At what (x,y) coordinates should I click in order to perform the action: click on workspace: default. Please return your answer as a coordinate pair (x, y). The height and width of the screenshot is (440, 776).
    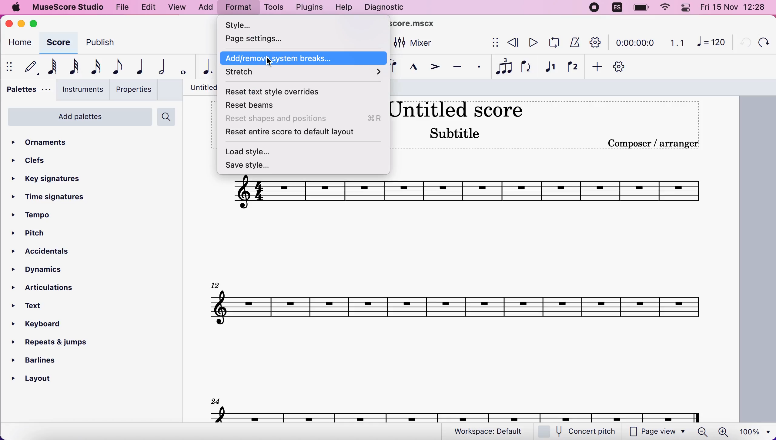
    Looking at the image, I should click on (491, 432).